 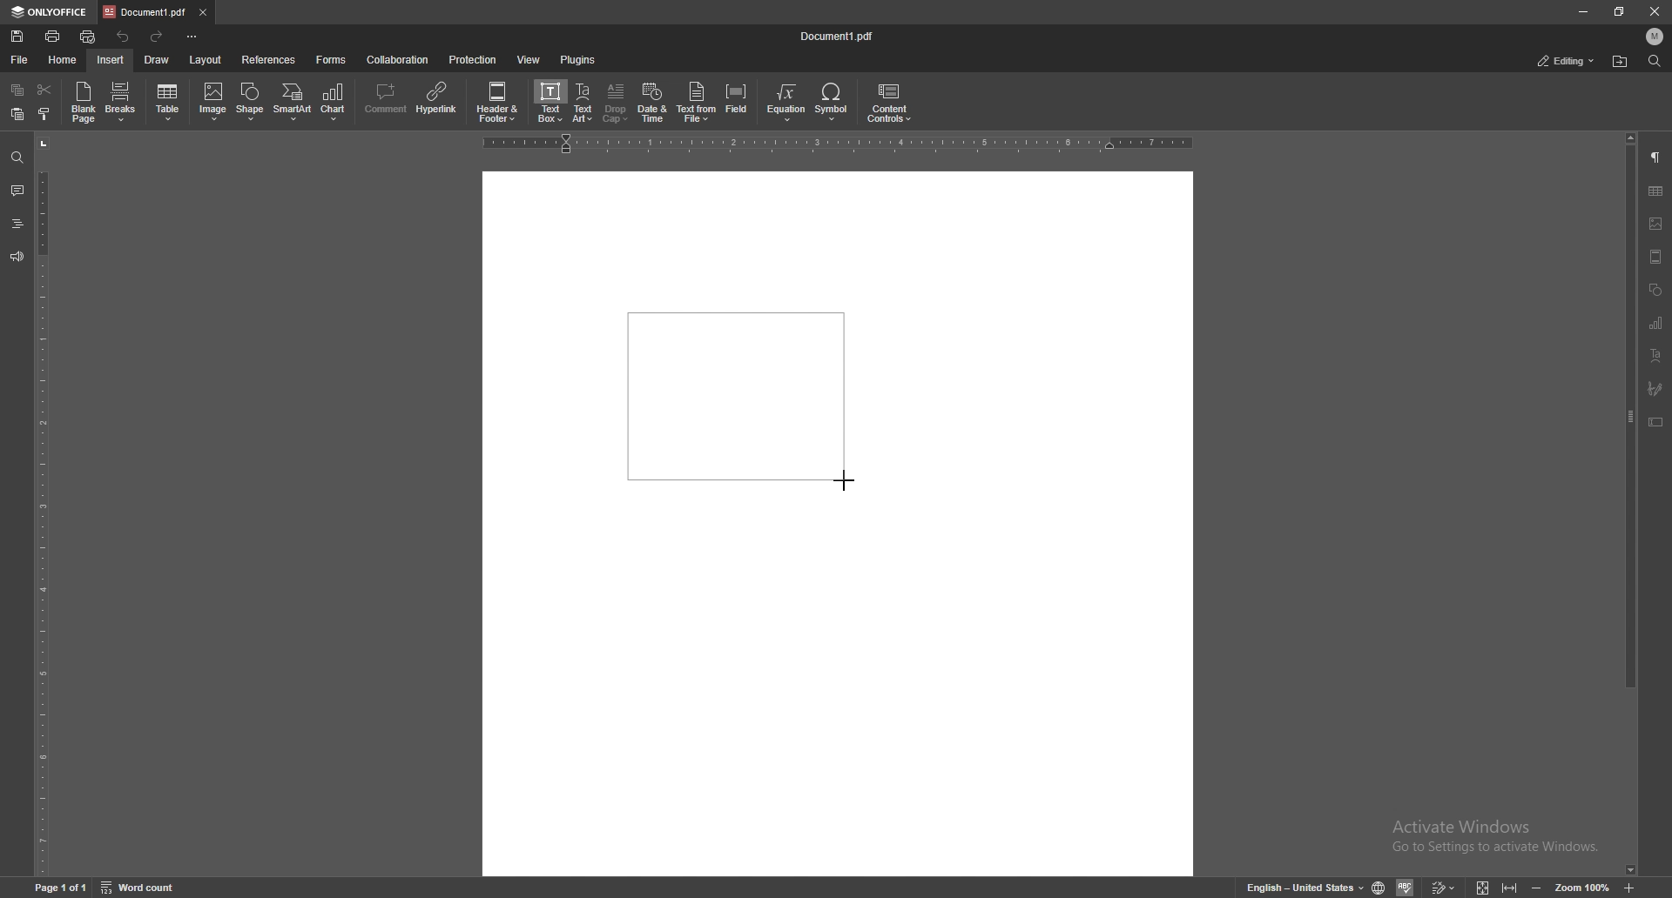 What do you see at coordinates (111, 60) in the screenshot?
I see `insert` at bounding box center [111, 60].